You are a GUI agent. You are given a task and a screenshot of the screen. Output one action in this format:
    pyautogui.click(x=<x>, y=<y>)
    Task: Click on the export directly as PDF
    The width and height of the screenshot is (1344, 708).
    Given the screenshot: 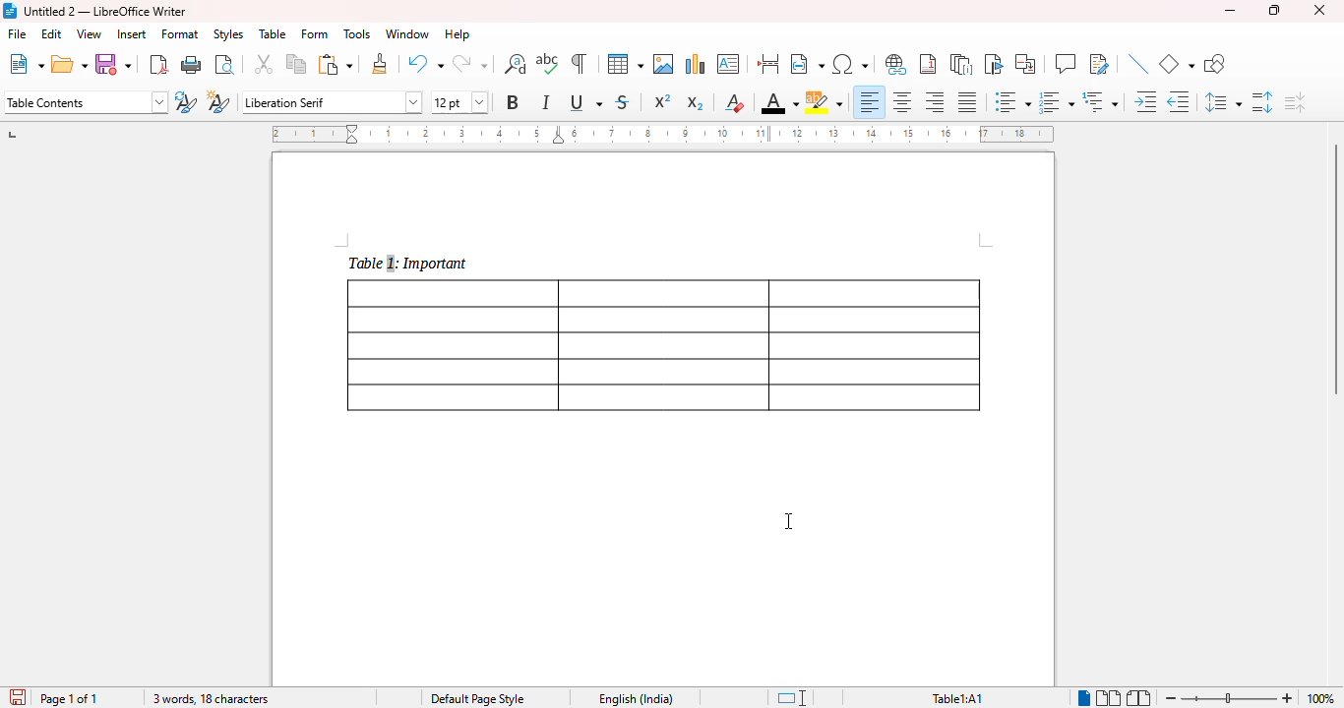 What is the action you would take?
    pyautogui.click(x=158, y=65)
    